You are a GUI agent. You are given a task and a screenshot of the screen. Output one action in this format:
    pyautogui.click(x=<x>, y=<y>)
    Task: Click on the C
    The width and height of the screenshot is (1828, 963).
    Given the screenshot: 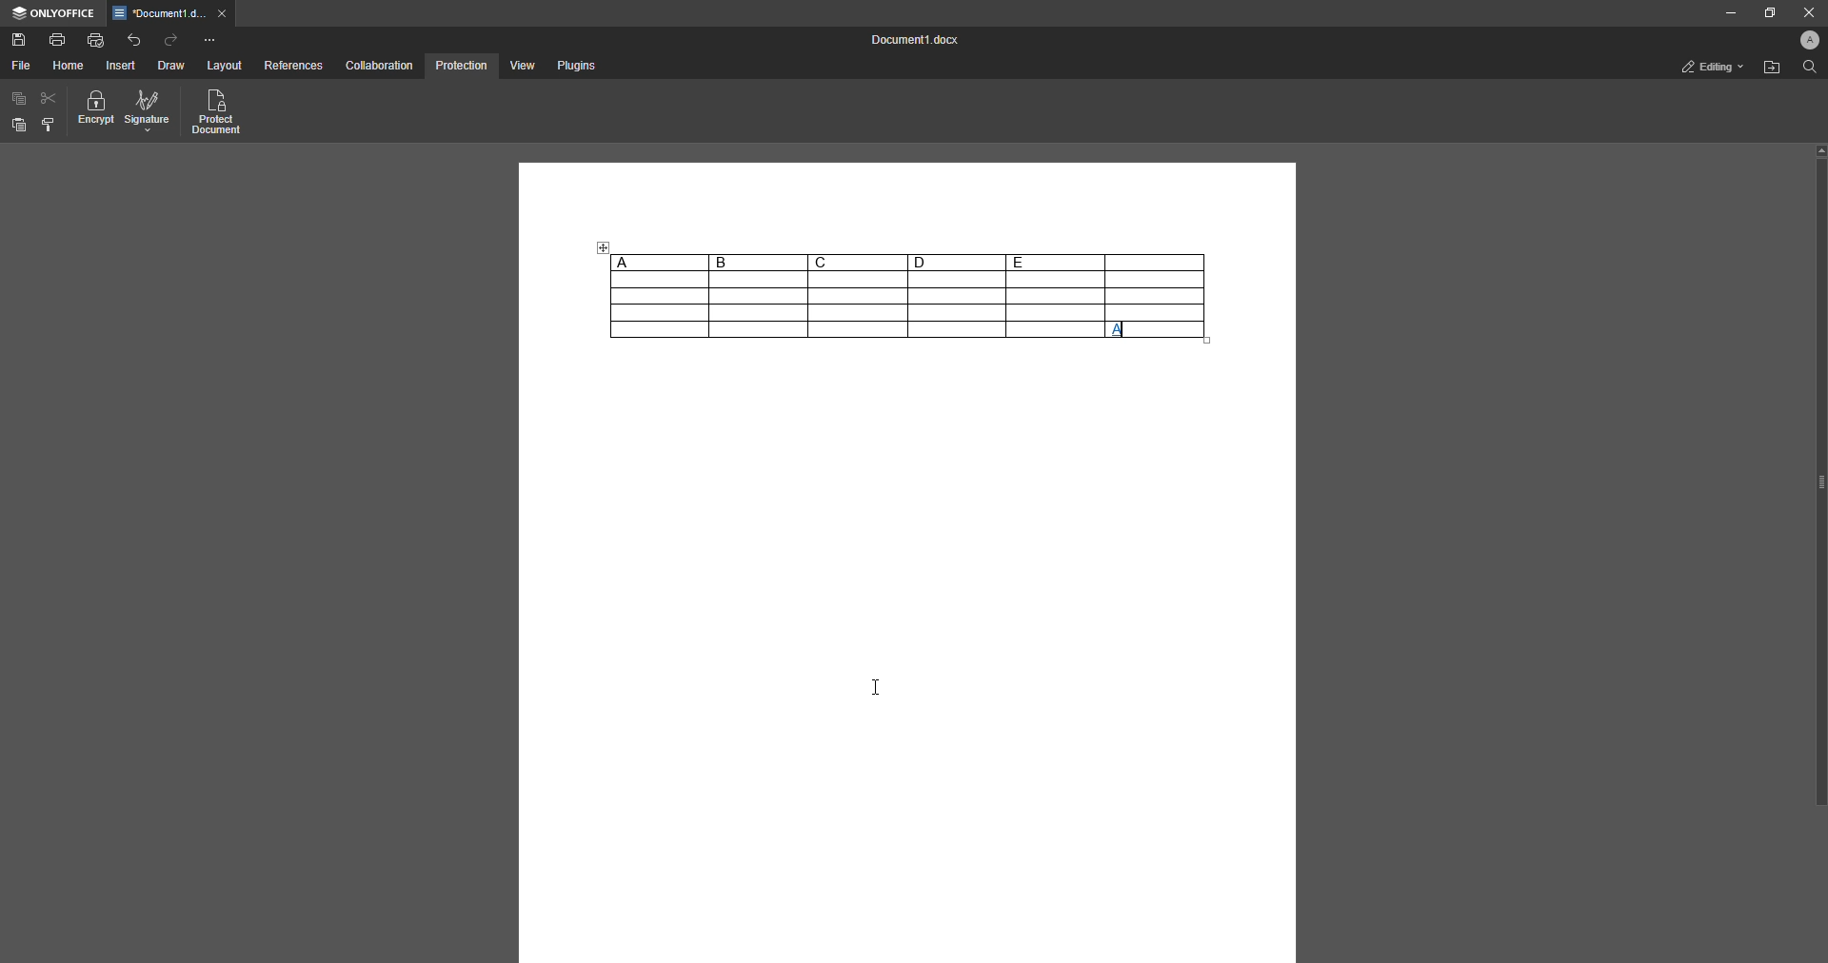 What is the action you would take?
    pyautogui.click(x=857, y=262)
    